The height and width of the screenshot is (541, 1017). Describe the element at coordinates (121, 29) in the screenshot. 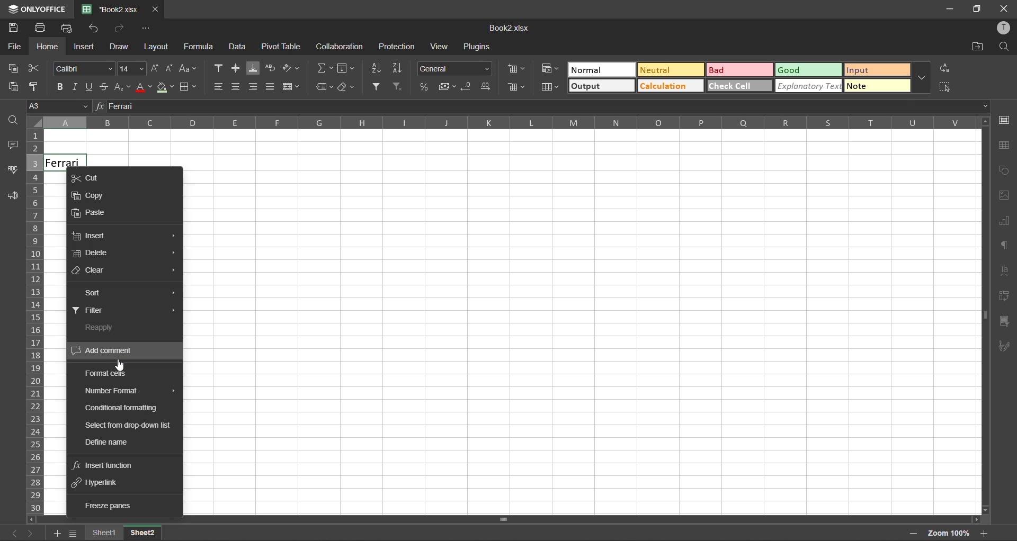

I see `redo` at that location.